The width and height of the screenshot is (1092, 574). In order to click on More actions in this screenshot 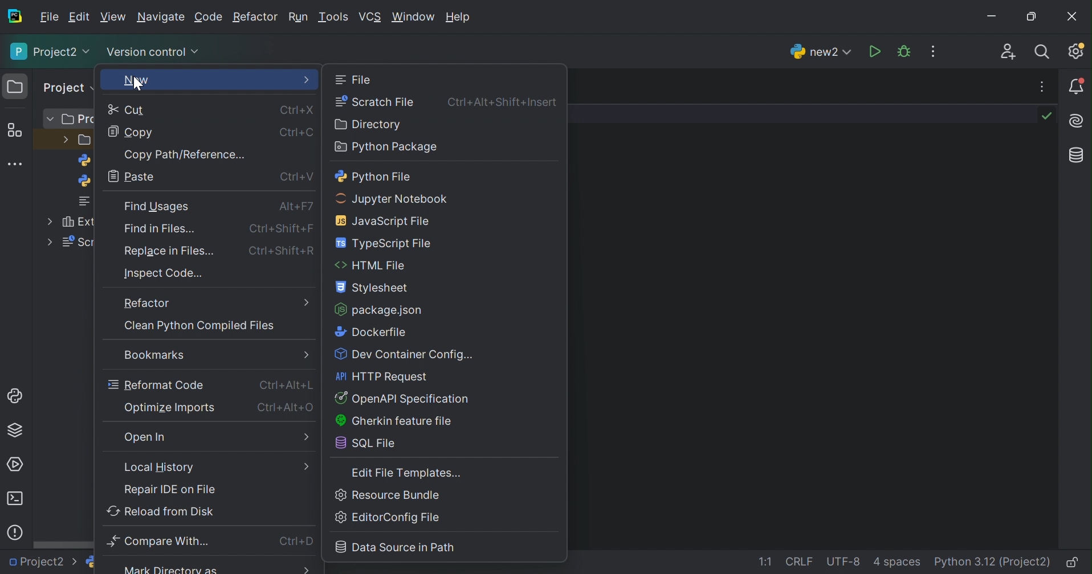, I will do `click(935, 51)`.